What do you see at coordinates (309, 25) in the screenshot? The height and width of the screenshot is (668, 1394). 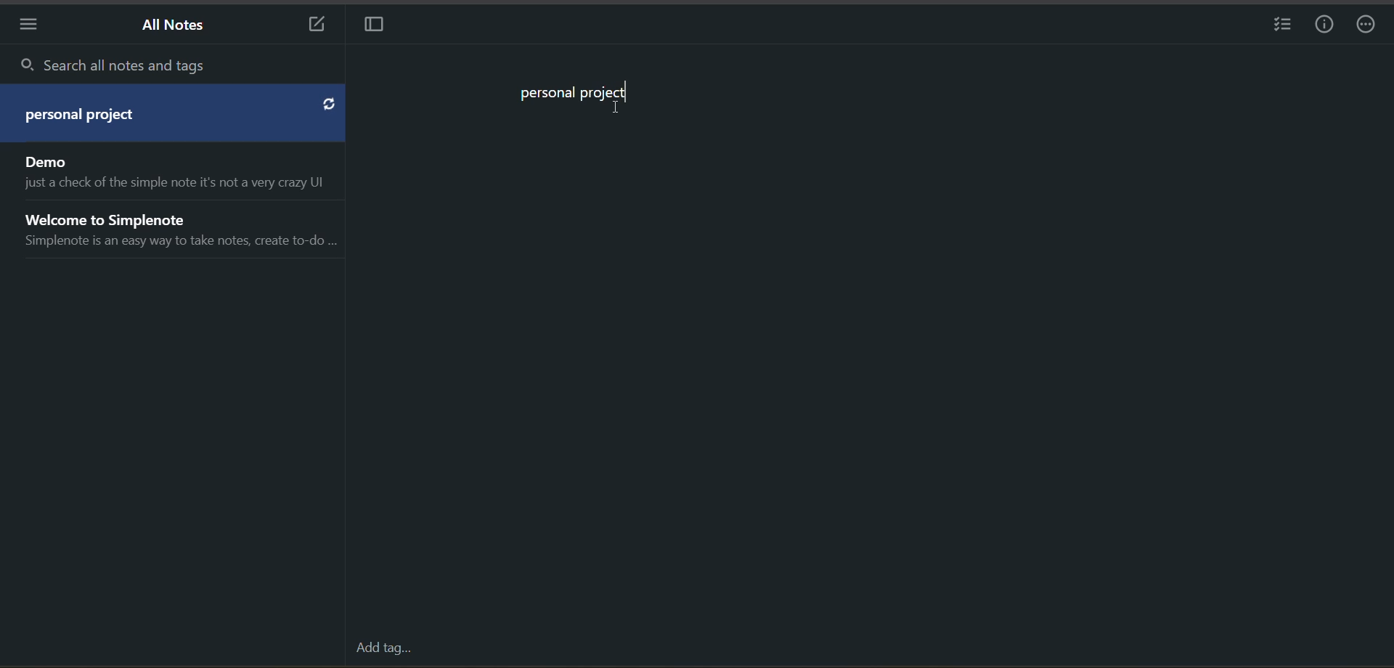 I see `new note` at bounding box center [309, 25].